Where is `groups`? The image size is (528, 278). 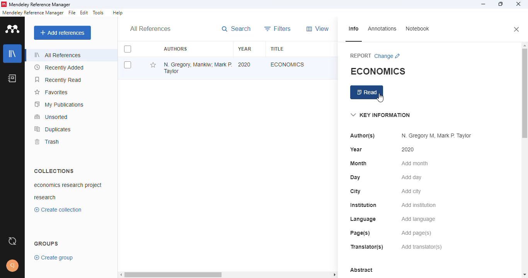
groups is located at coordinates (46, 244).